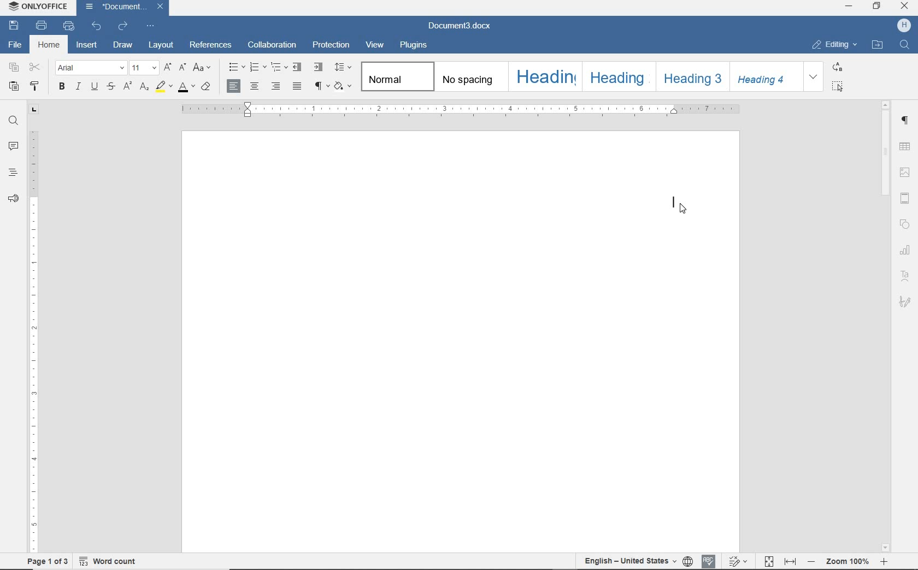  What do you see at coordinates (272, 46) in the screenshot?
I see `COLLABORATION` at bounding box center [272, 46].